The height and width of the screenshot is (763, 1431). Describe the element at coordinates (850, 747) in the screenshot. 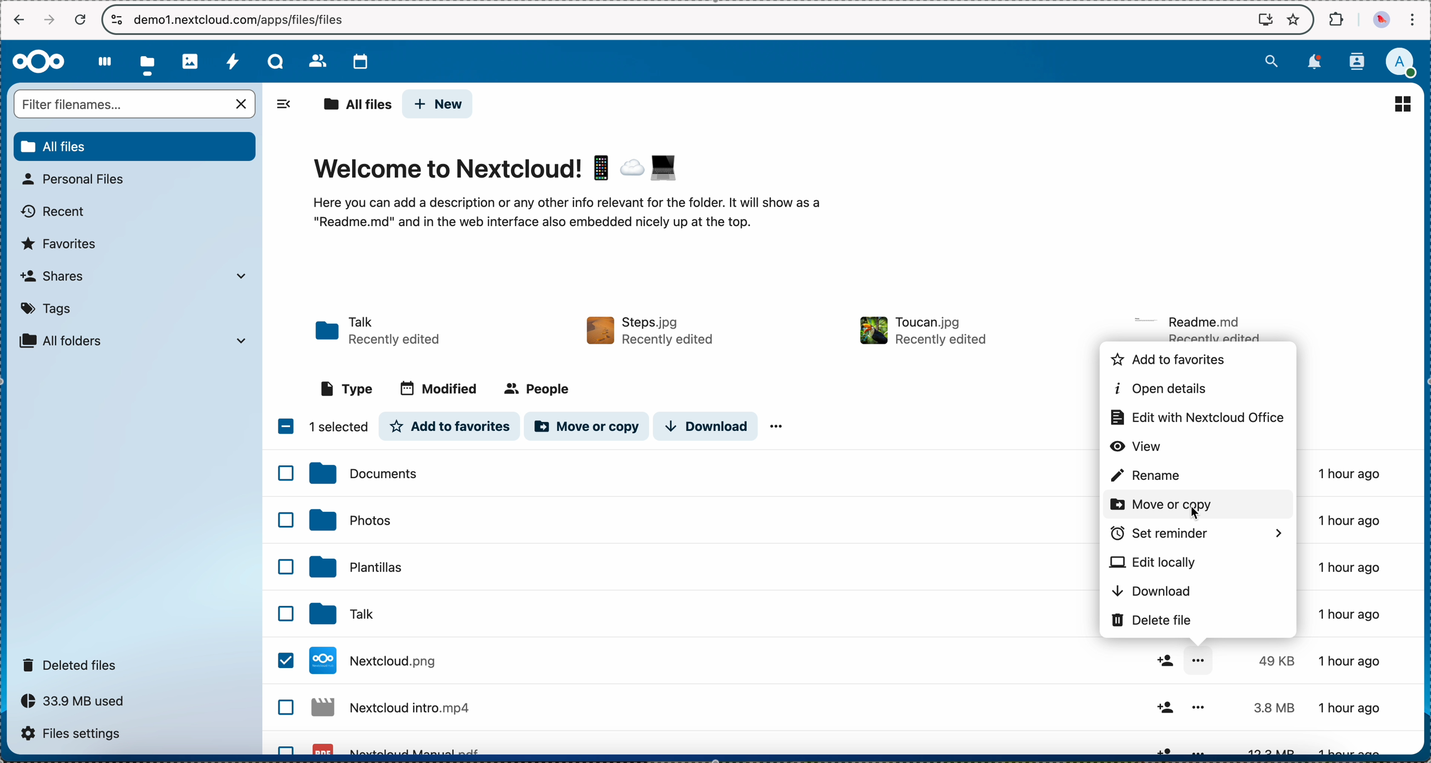

I see `file` at that location.